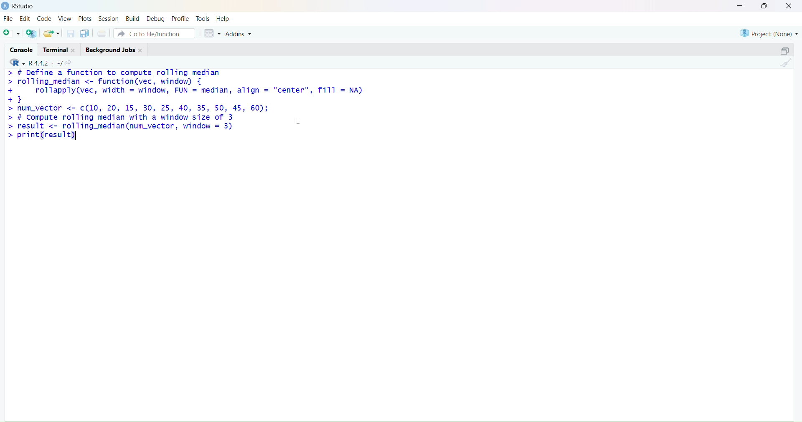  What do you see at coordinates (140, 51) in the screenshot?
I see `close` at bounding box center [140, 51].